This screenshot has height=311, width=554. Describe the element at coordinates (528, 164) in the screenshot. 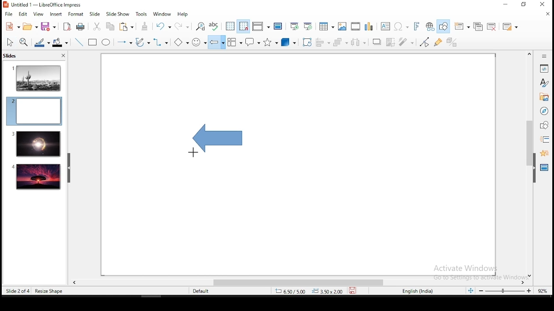

I see `scroll bar` at that location.